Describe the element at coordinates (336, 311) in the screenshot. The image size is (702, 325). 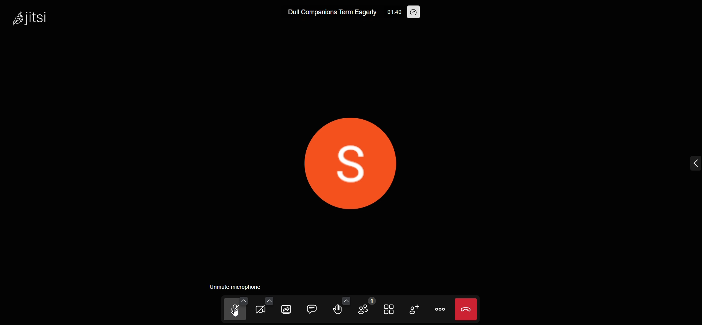
I see `raise hand` at that location.